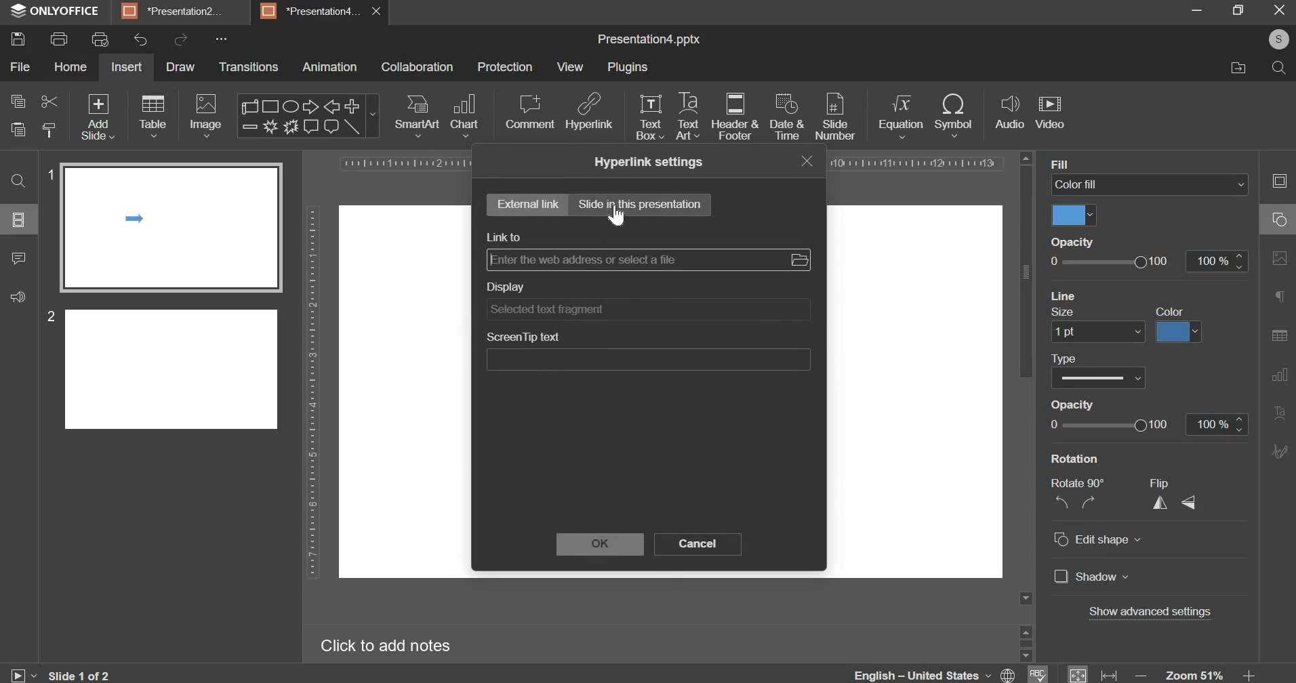 The width and height of the screenshot is (1296, 683). What do you see at coordinates (1036, 669) in the screenshot?
I see `spelling` at bounding box center [1036, 669].